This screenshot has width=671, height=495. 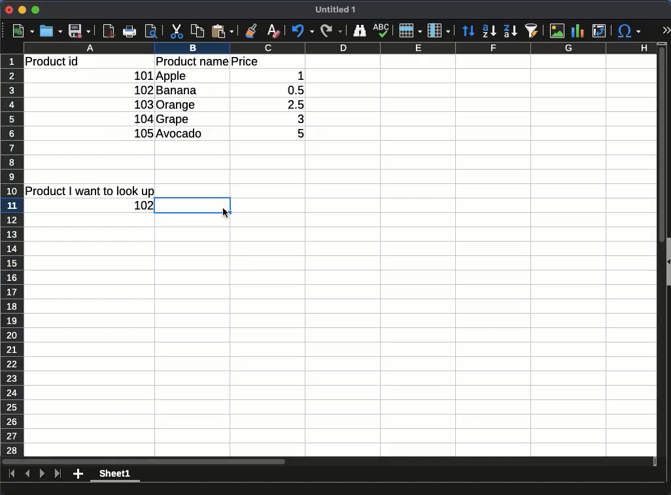 What do you see at coordinates (225, 213) in the screenshot?
I see `cursor` at bounding box center [225, 213].